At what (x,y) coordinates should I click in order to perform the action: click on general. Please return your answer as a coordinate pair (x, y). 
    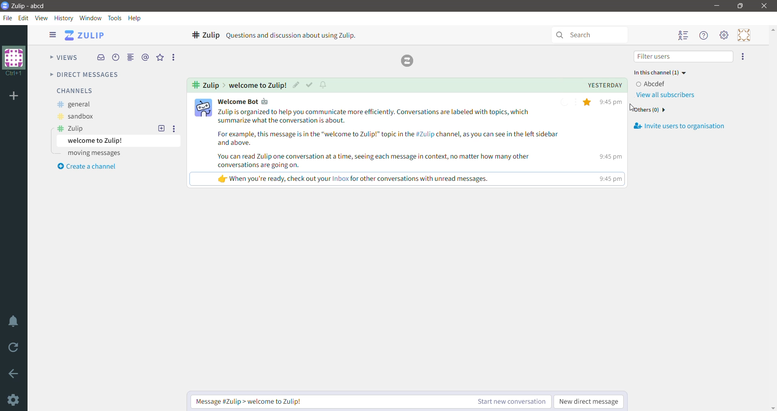
    Looking at the image, I should click on (72, 104).